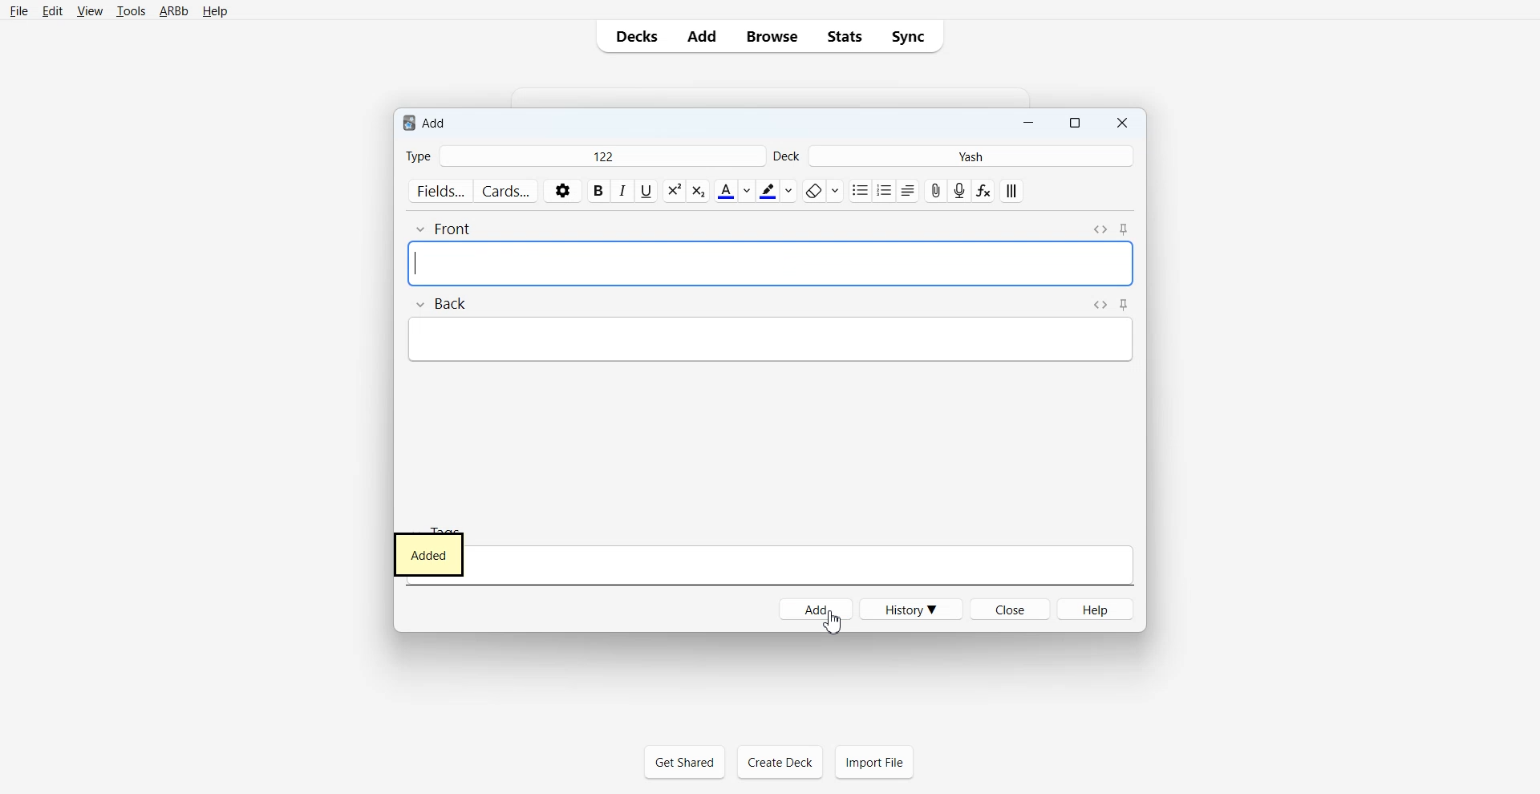 This screenshot has height=794, width=1540. I want to click on 122, so click(606, 157).